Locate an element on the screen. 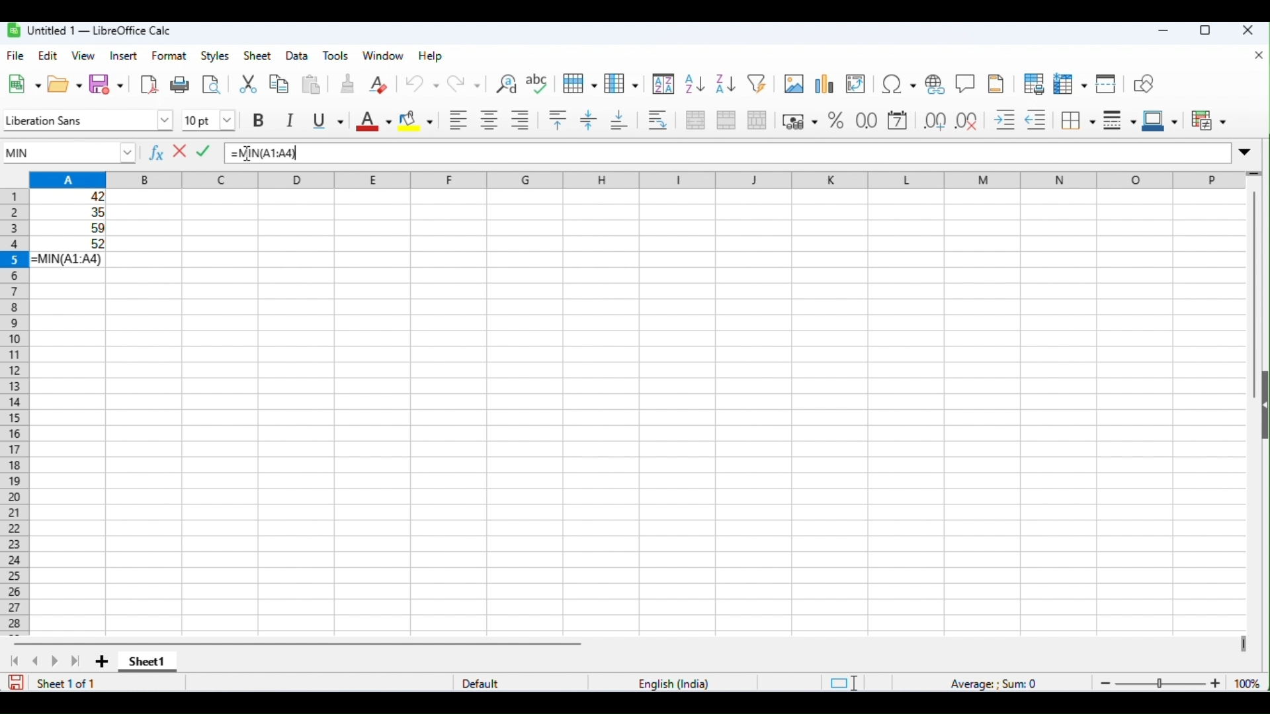 The width and height of the screenshot is (1270, 714). paste is located at coordinates (314, 85).